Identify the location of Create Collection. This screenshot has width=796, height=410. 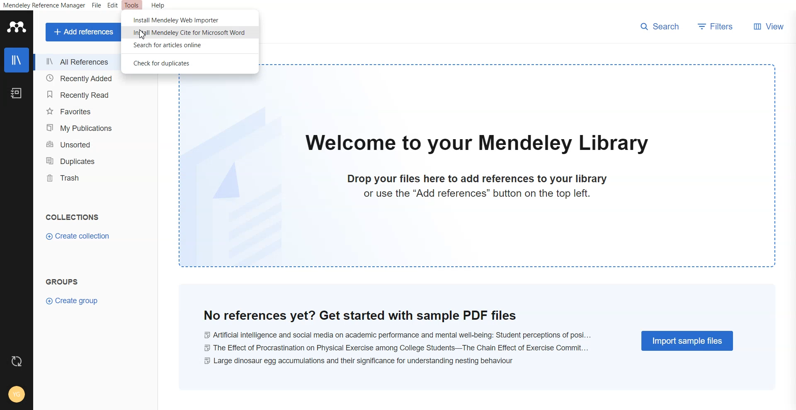
(79, 237).